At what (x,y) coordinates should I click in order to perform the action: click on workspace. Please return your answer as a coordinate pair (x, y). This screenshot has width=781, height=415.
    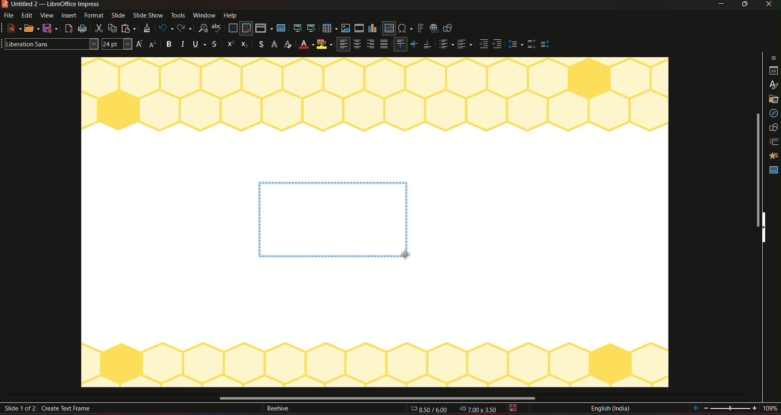
    Looking at the image, I should click on (374, 116).